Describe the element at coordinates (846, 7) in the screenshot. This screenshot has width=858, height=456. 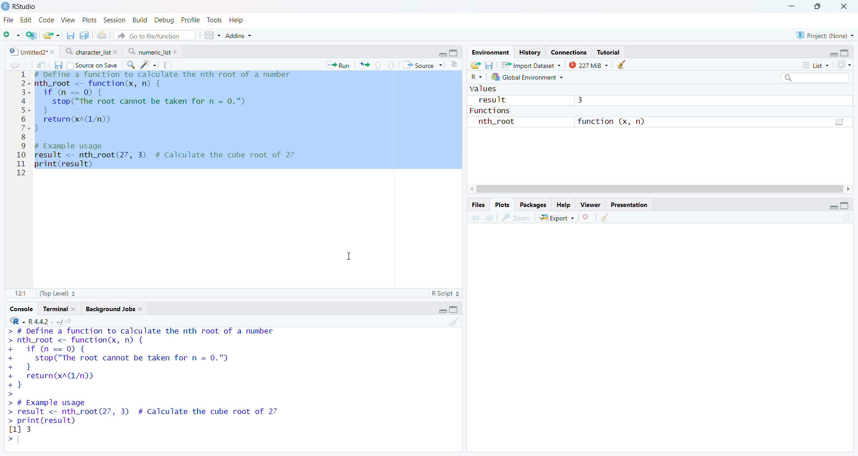
I see `Close` at that location.